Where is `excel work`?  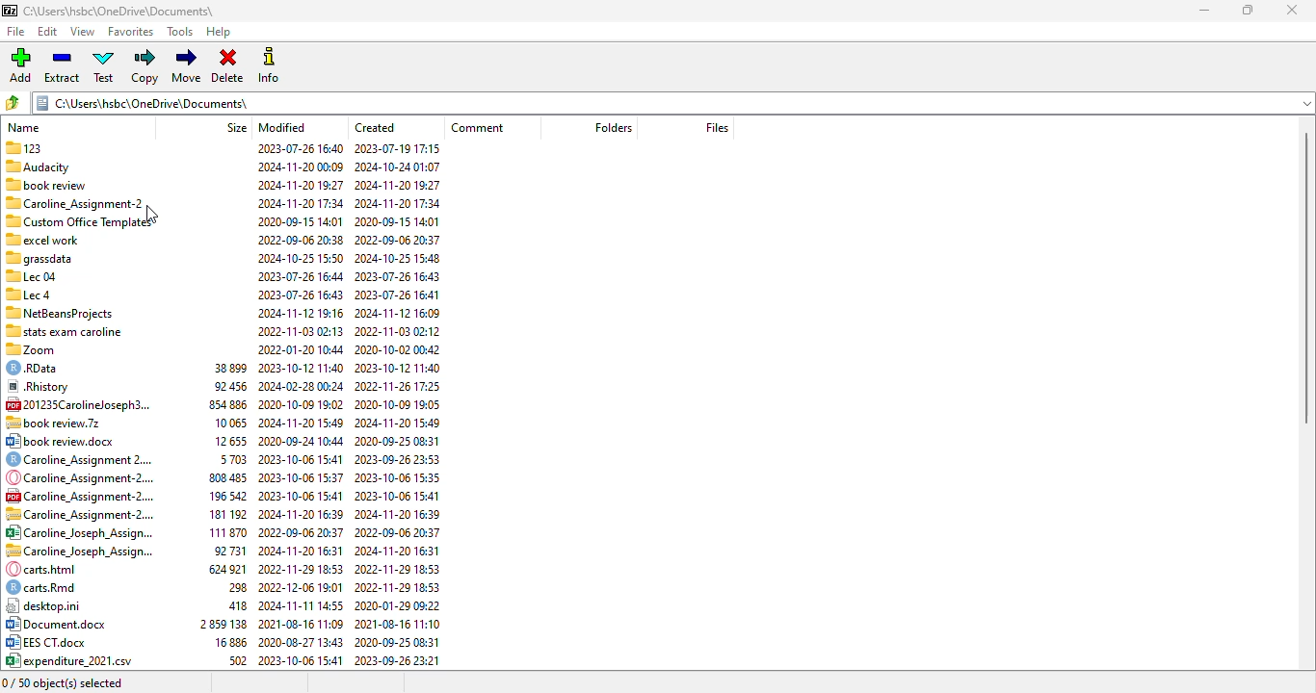
excel work is located at coordinates (44, 240).